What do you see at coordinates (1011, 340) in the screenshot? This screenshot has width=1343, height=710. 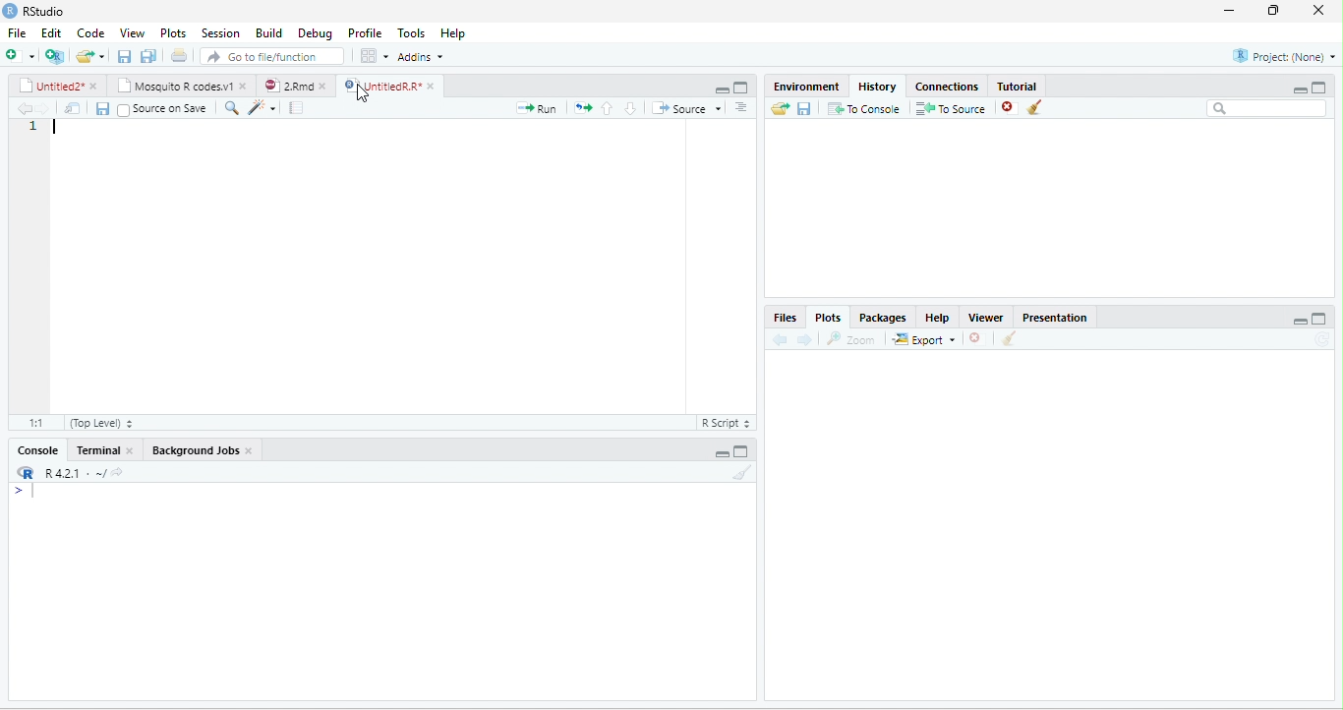 I see `CLEAN` at bounding box center [1011, 340].